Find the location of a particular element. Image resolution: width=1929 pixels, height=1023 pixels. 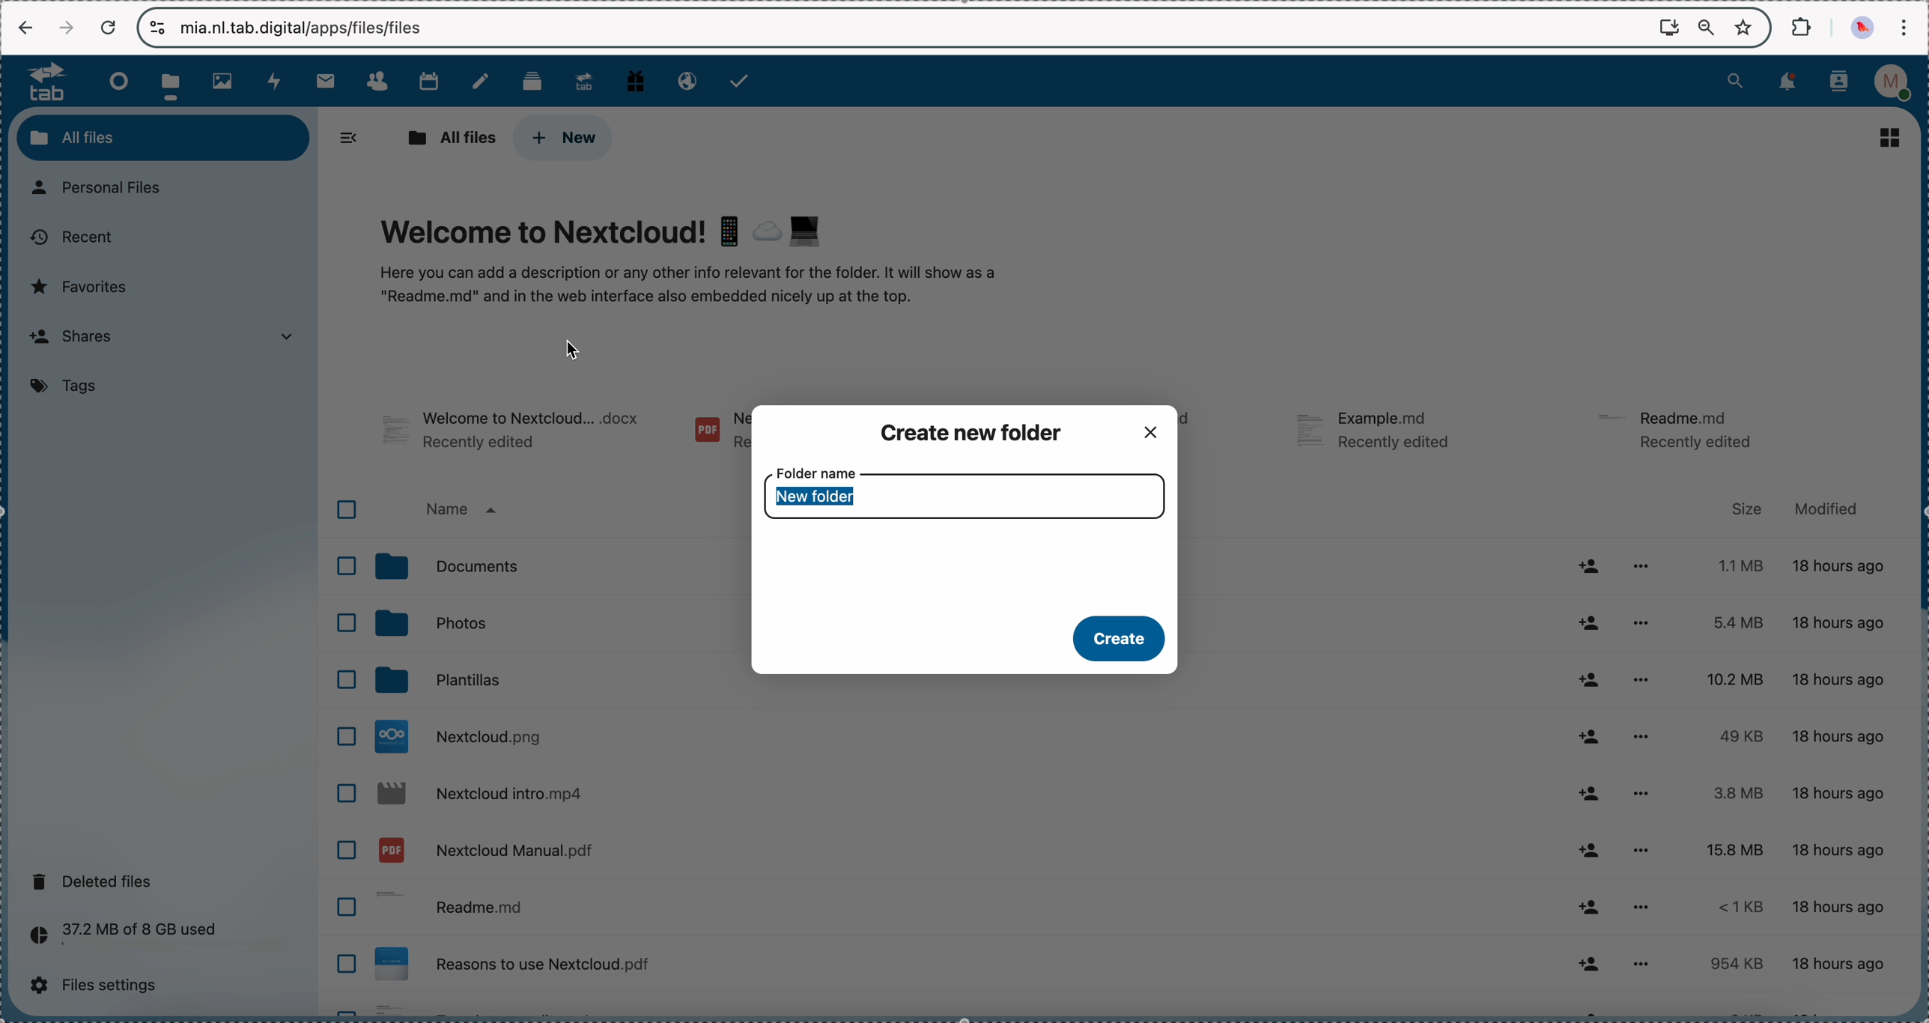

all files is located at coordinates (448, 138).